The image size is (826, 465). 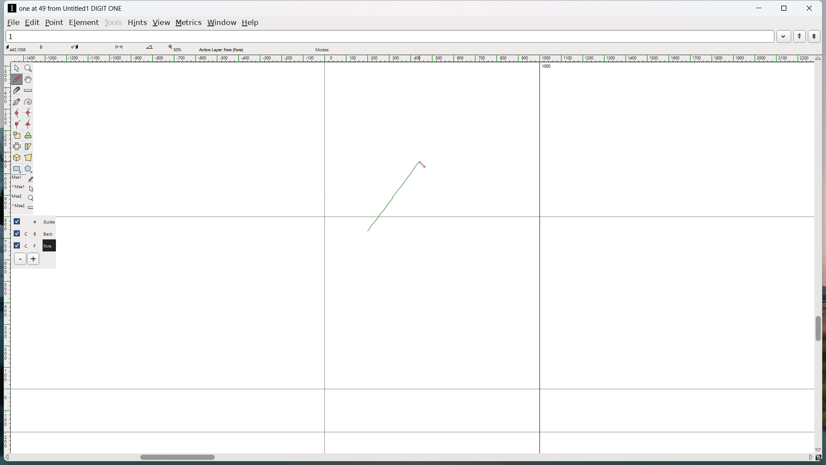 I want to click on delete layer, so click(x=20, y=259).